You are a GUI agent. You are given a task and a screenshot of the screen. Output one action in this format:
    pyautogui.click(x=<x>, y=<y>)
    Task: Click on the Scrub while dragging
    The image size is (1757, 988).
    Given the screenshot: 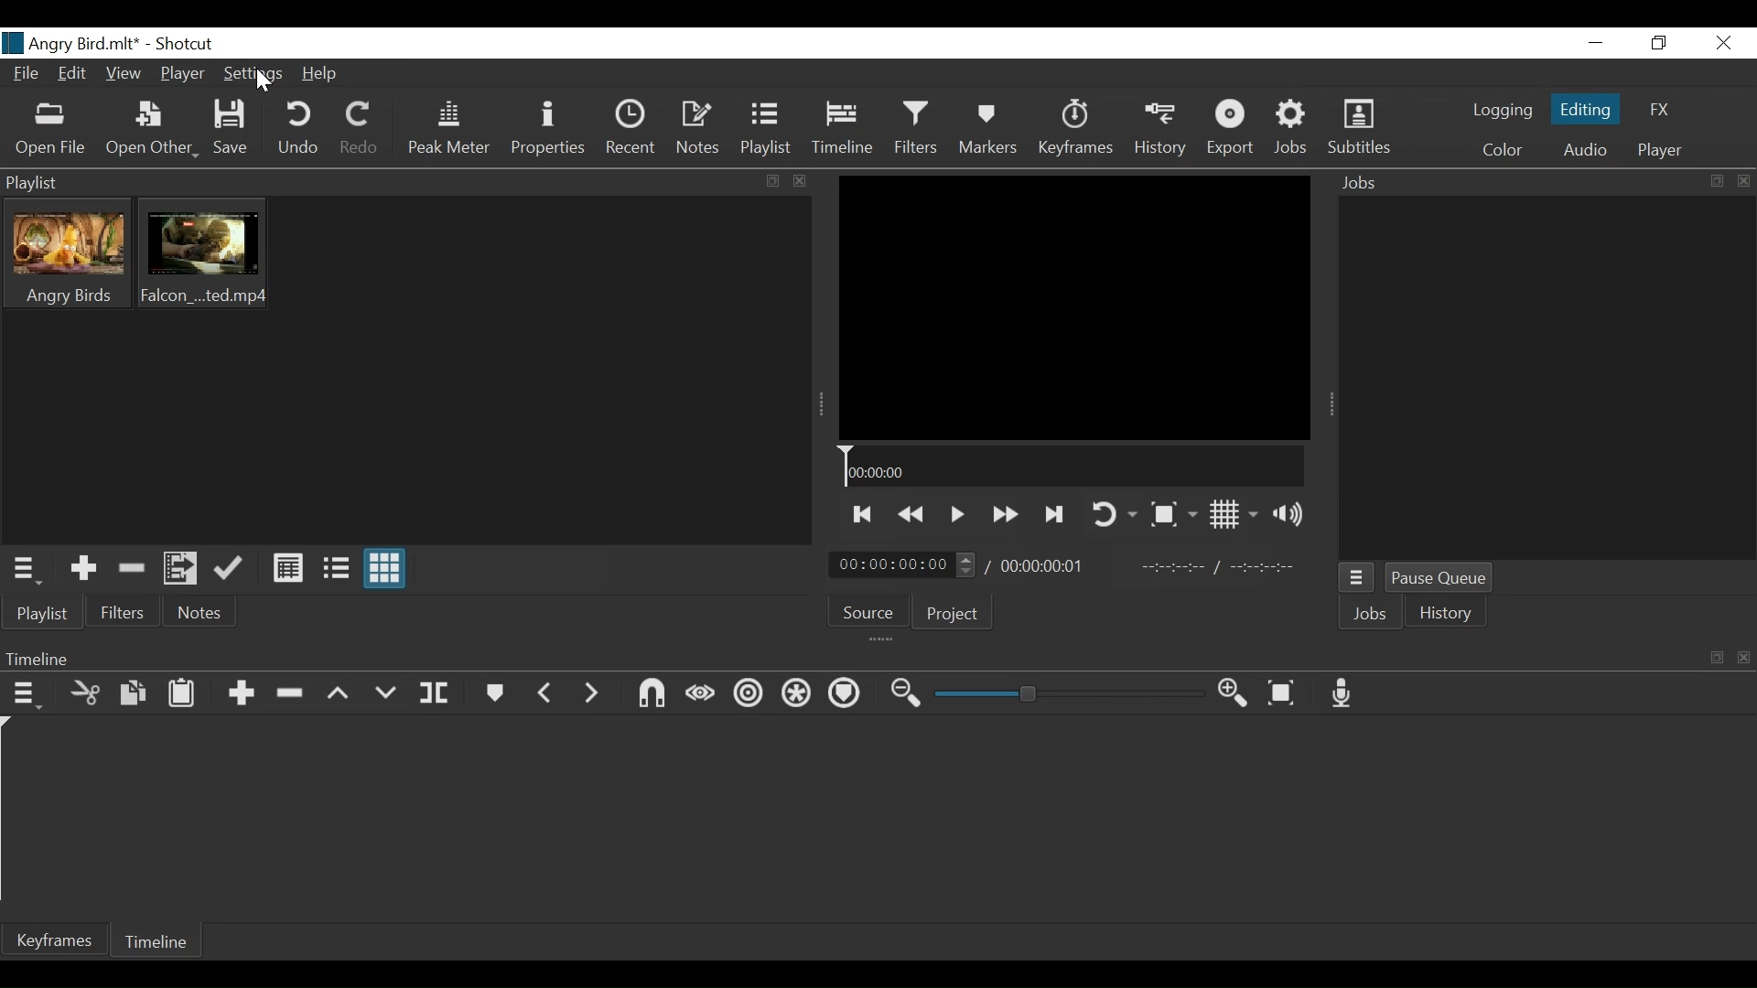 What is the action you would take?
    pyautogui.click(x=698, y=691)
    